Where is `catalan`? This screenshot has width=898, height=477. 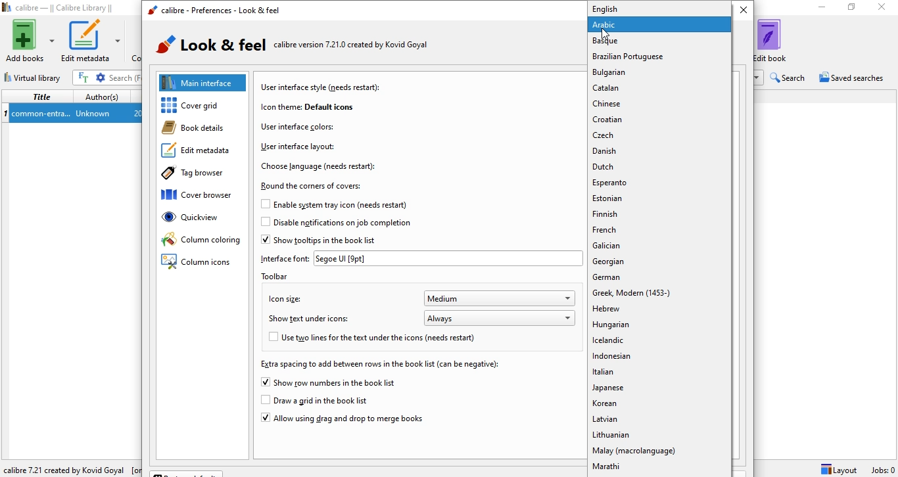
catalan is located at coordinates (659, 87).